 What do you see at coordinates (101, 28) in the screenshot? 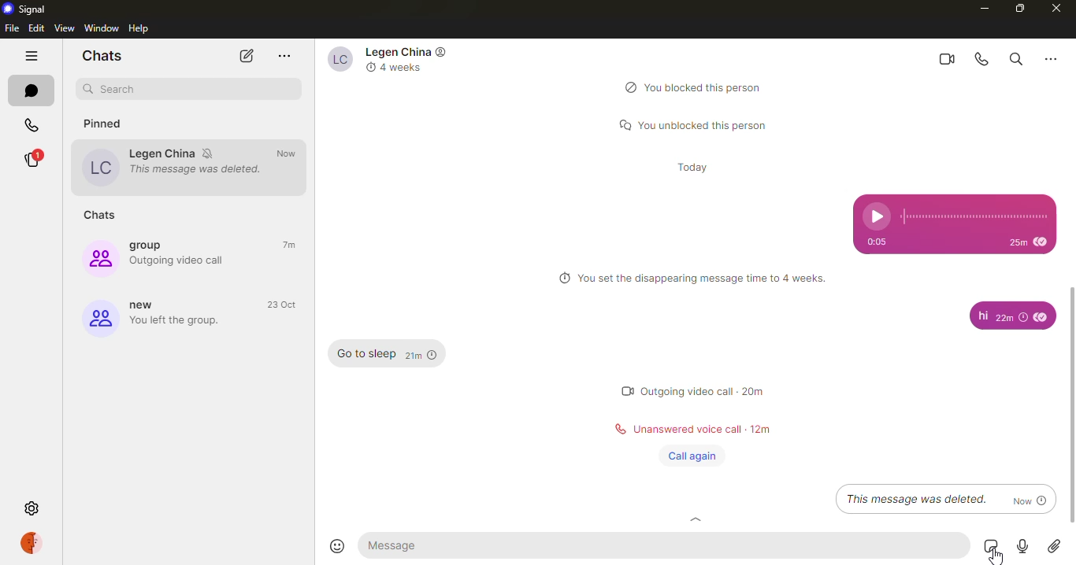
I see `window` at bounding box center [101, 28].